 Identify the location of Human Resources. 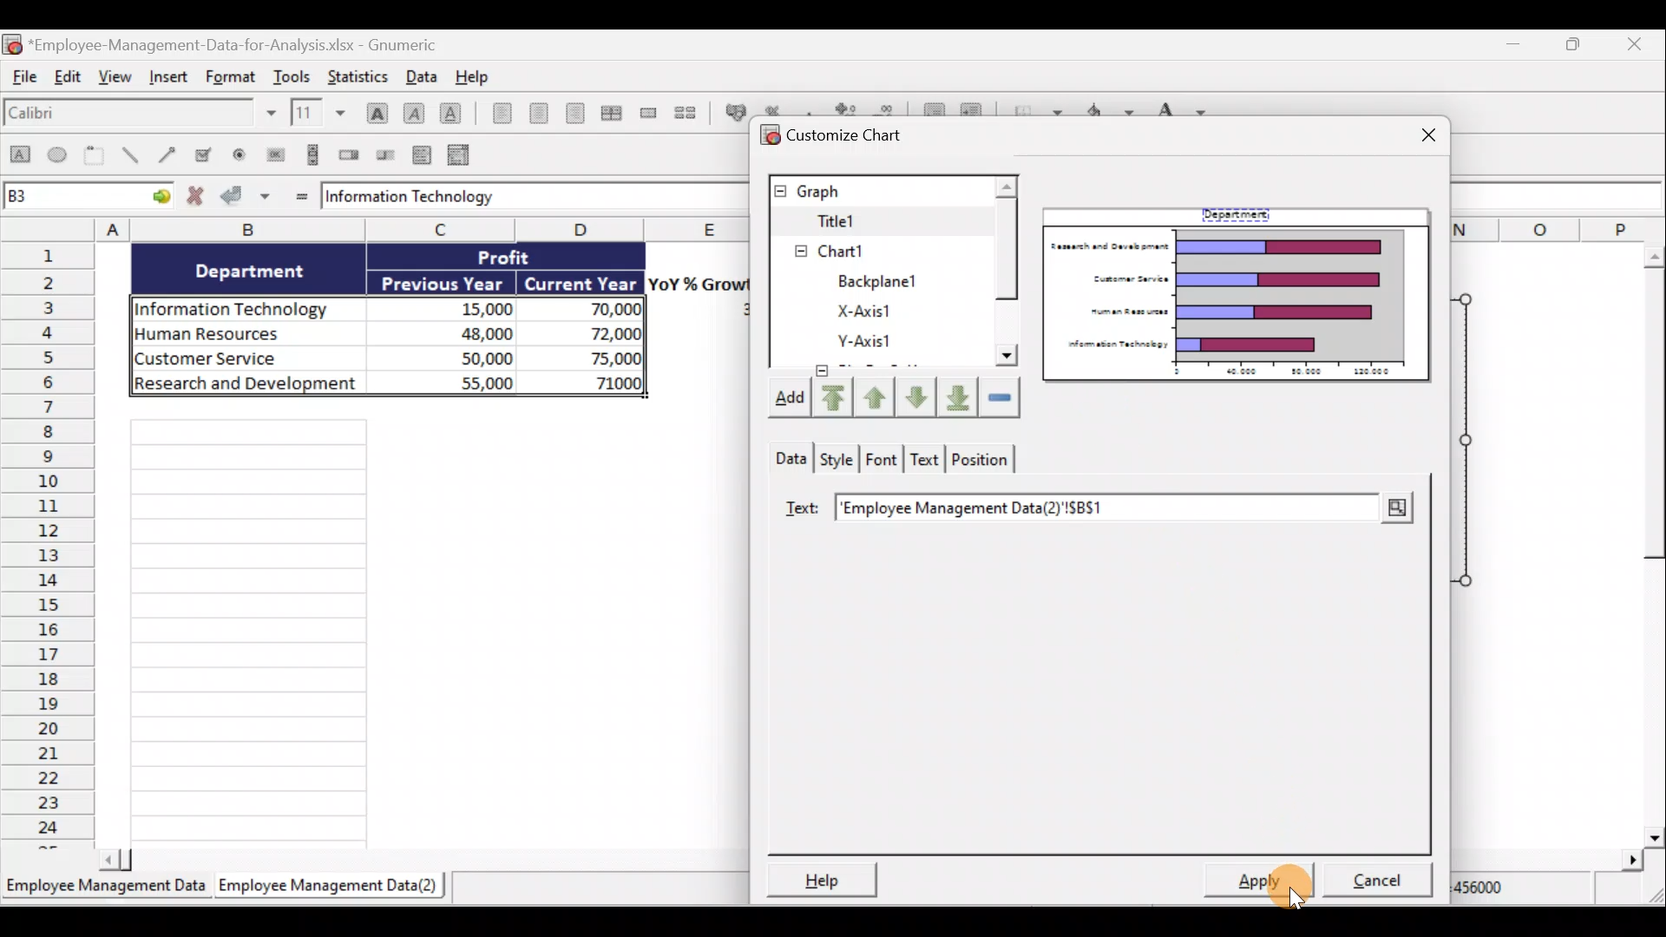
(241, 335).